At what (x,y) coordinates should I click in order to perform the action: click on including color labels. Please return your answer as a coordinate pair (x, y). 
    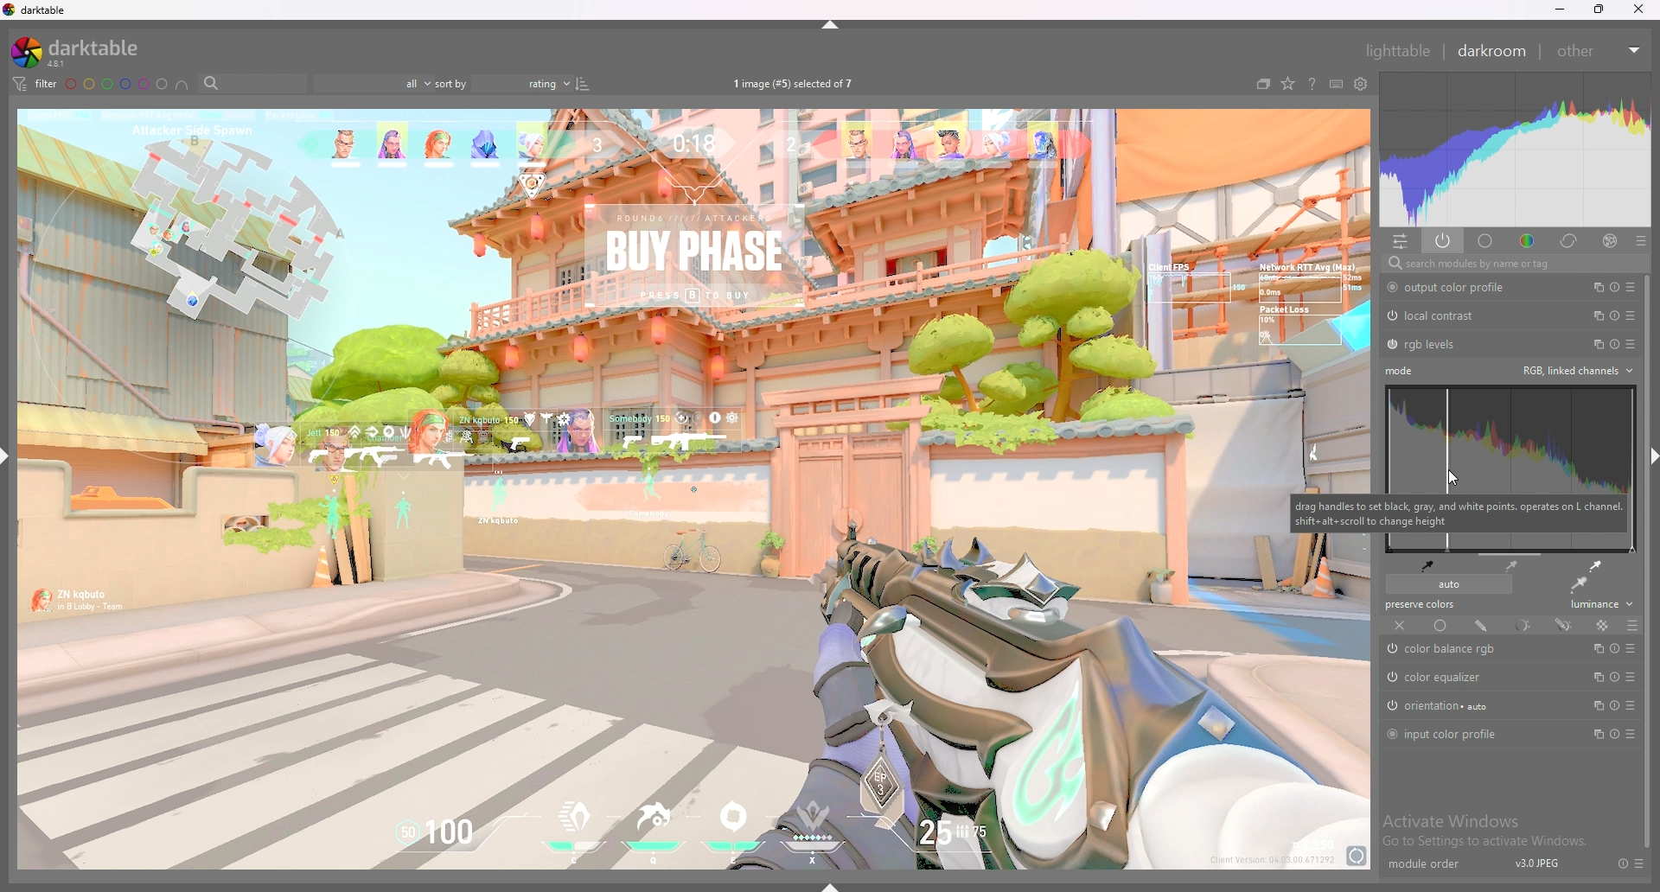
    Looking at the image, I should click on (182, 86).